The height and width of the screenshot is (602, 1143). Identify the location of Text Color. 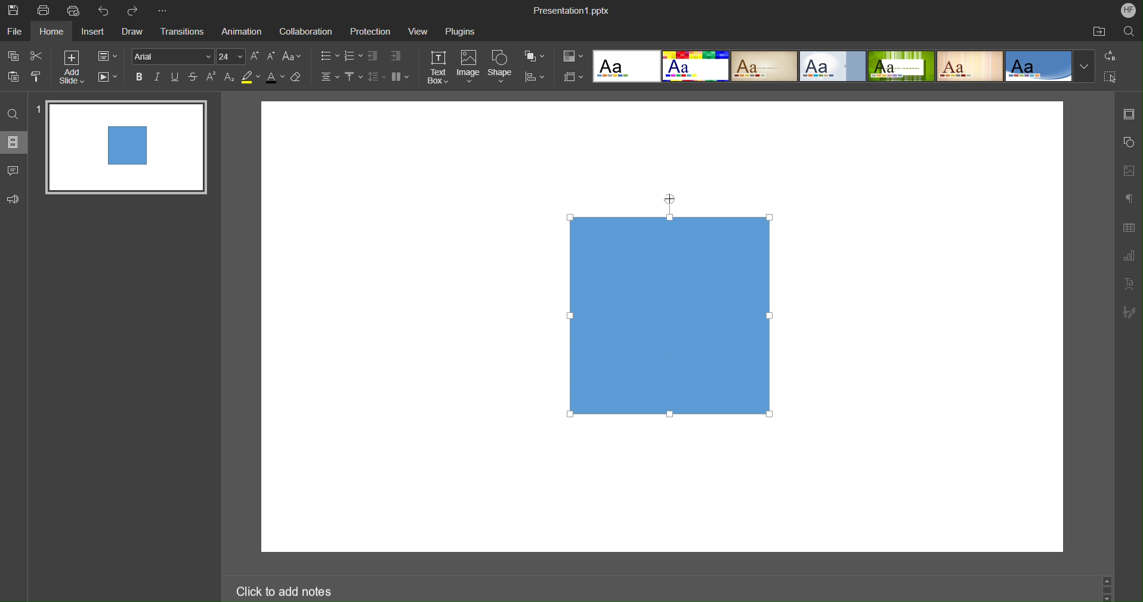
(275, 77).